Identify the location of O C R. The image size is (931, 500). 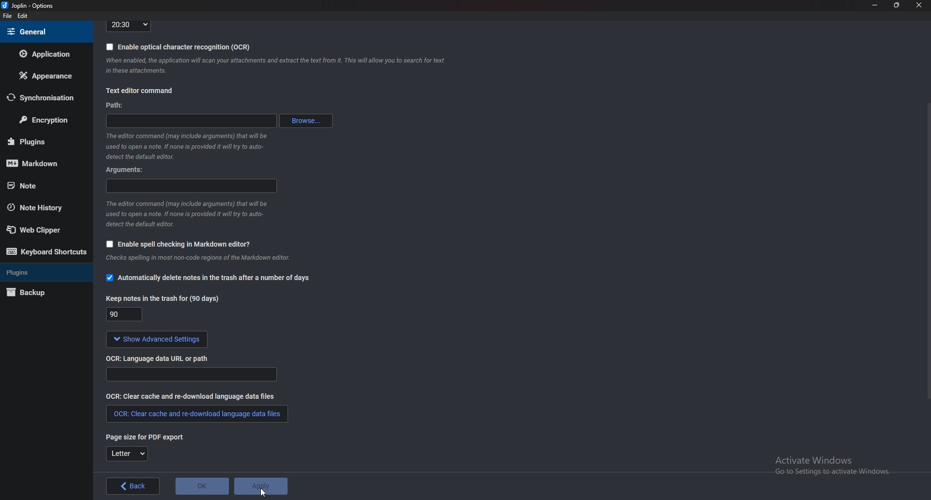
(161, 358).